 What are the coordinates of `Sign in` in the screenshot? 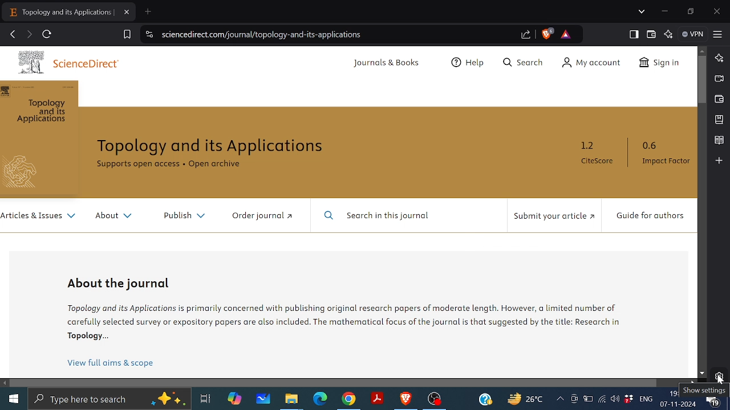 It's located at (659, 63).